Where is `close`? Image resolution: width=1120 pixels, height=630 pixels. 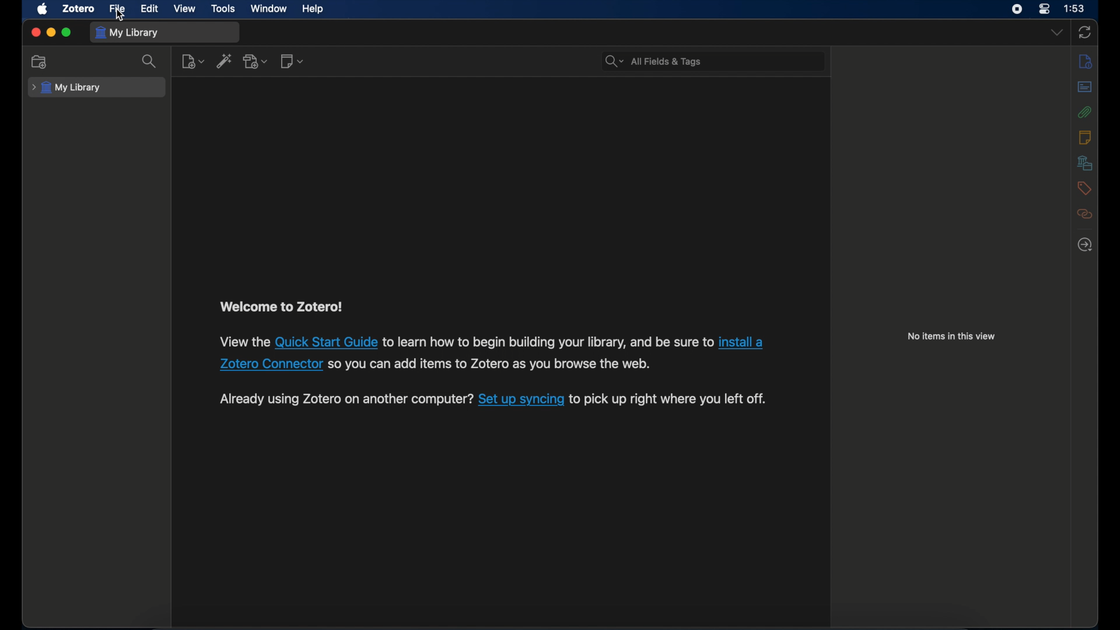 close is located at coordinates (35, 32).